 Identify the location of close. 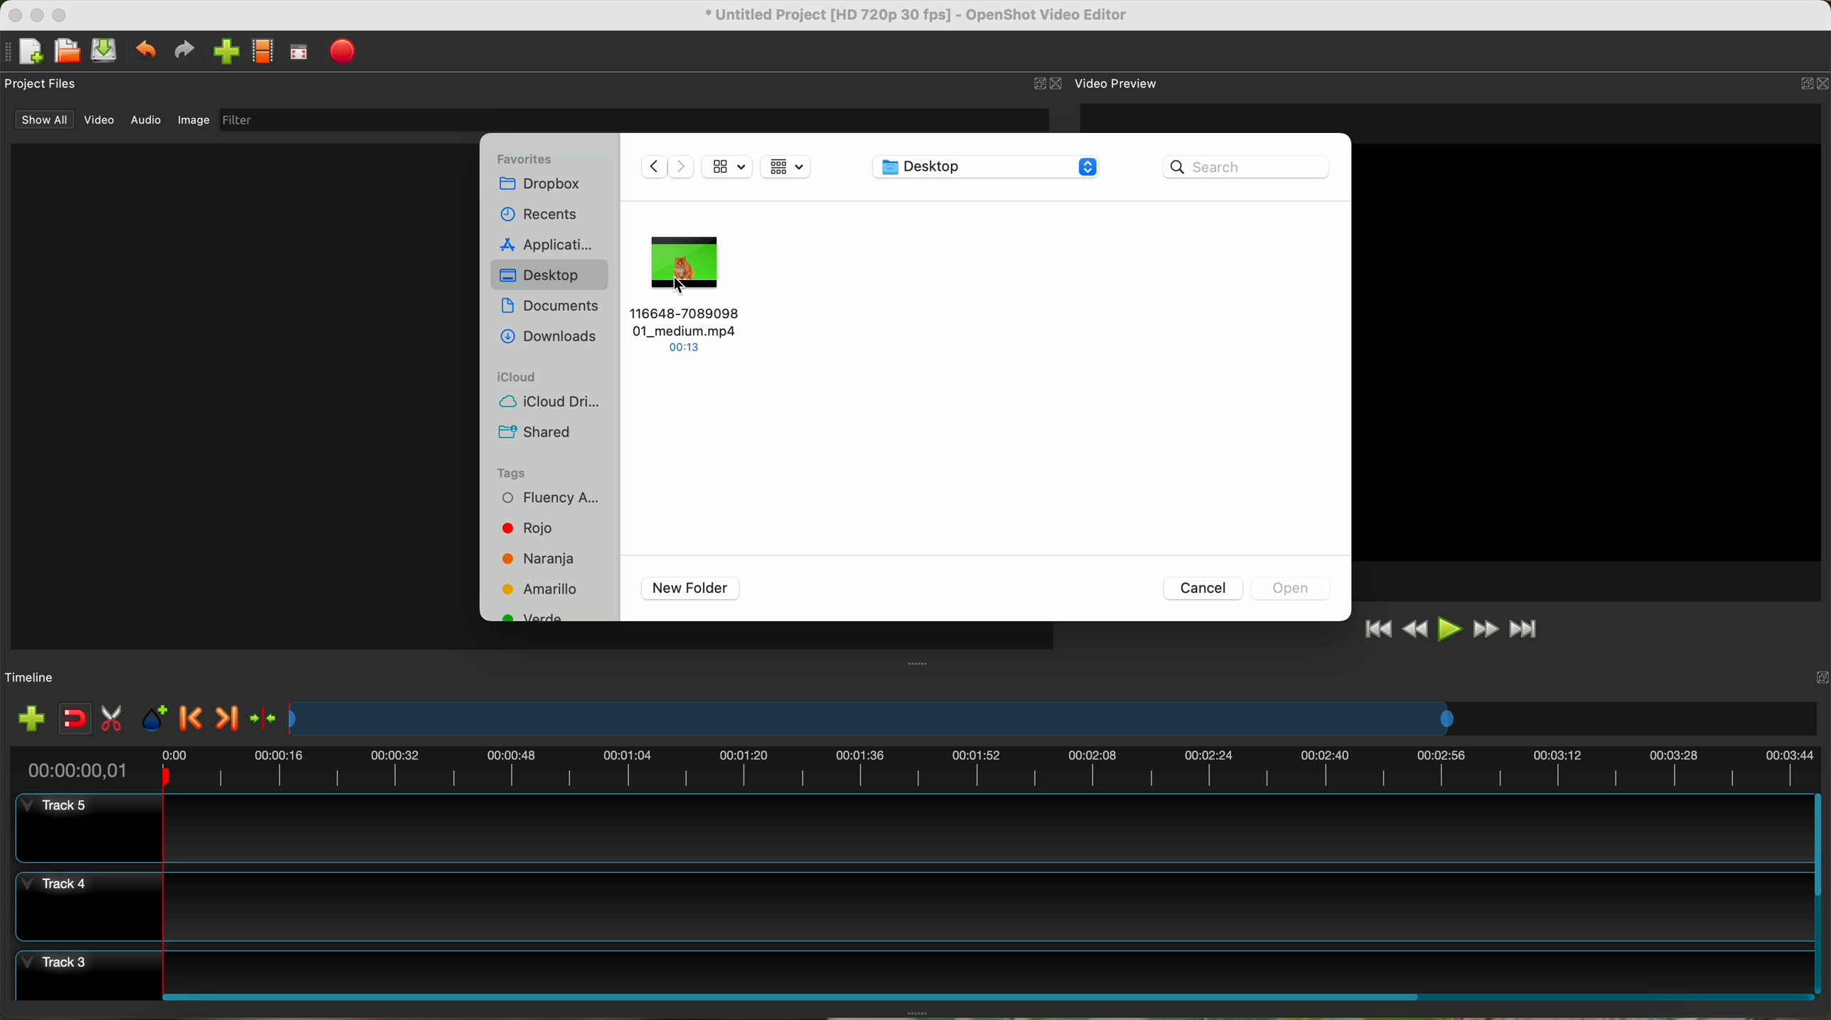
(1810, 86).